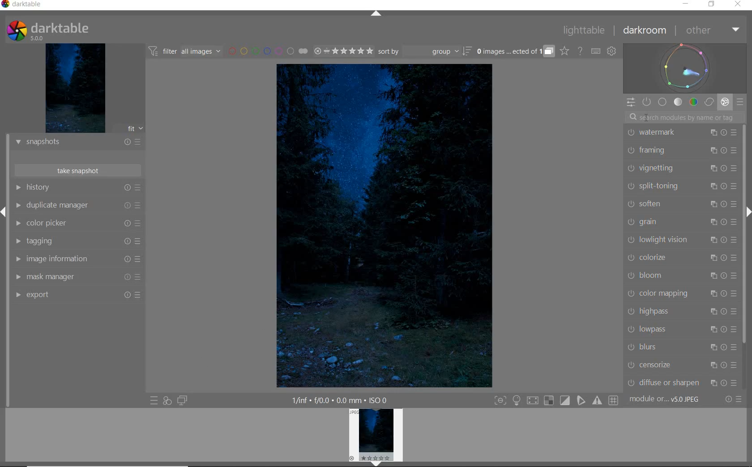 The image size is (752, 467). I want to click on FILTER BY IMAGE COLOR LABEL, so click(268, 52).